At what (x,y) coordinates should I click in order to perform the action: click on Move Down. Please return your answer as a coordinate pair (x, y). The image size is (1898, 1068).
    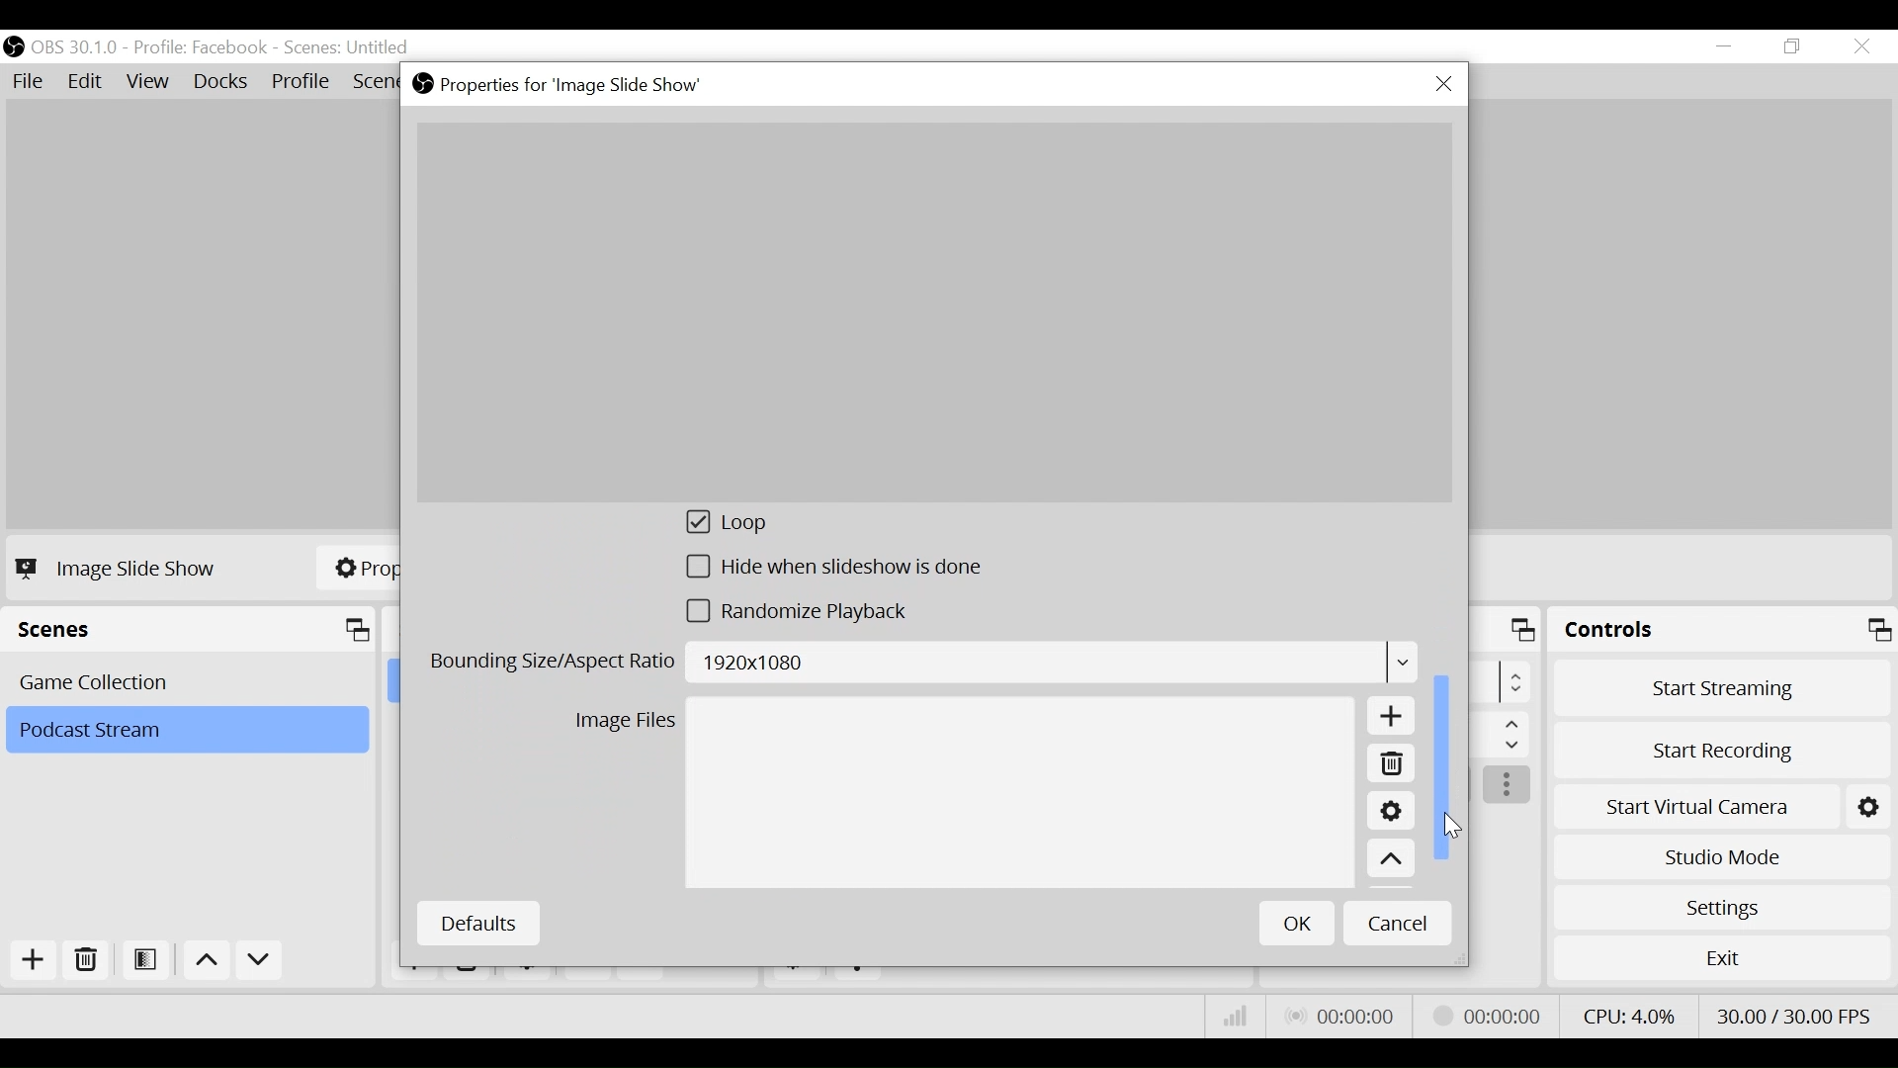
    Looking at the image, I should click on (259, 963).